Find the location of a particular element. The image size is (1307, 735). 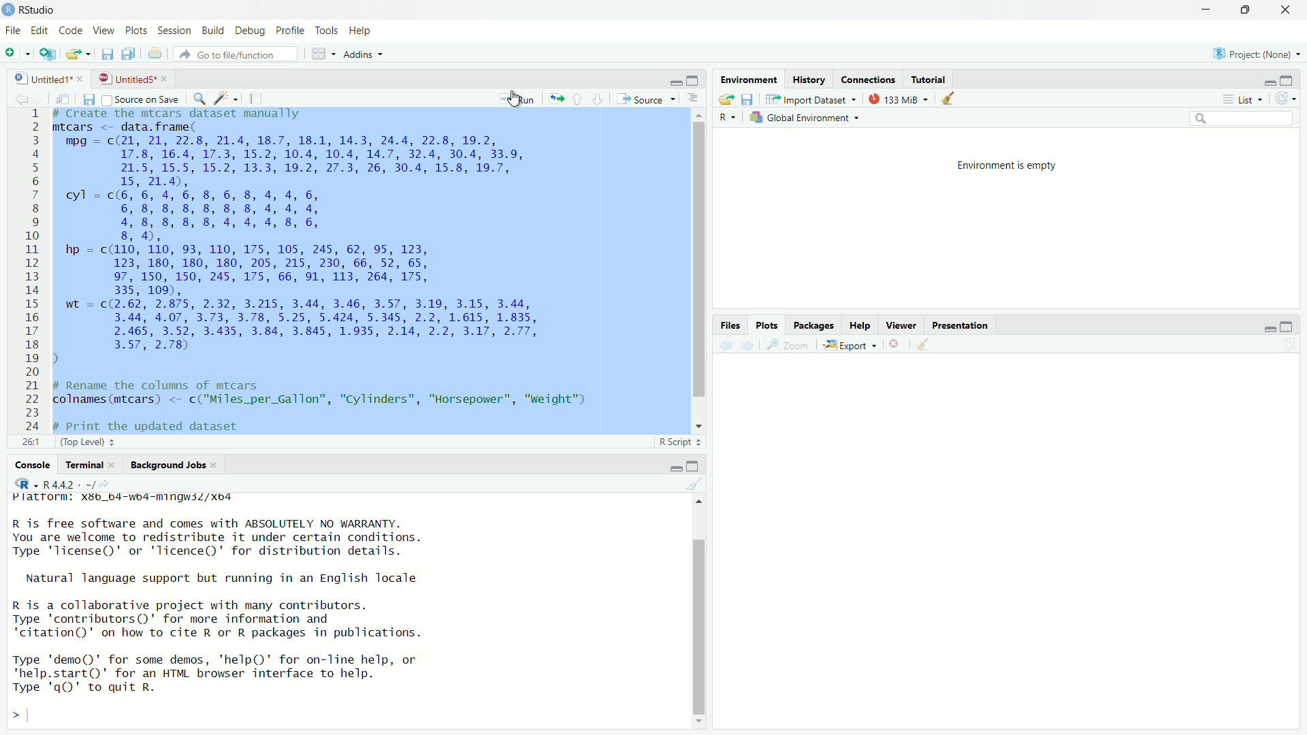

zoom is located at coordinates (790, 346).